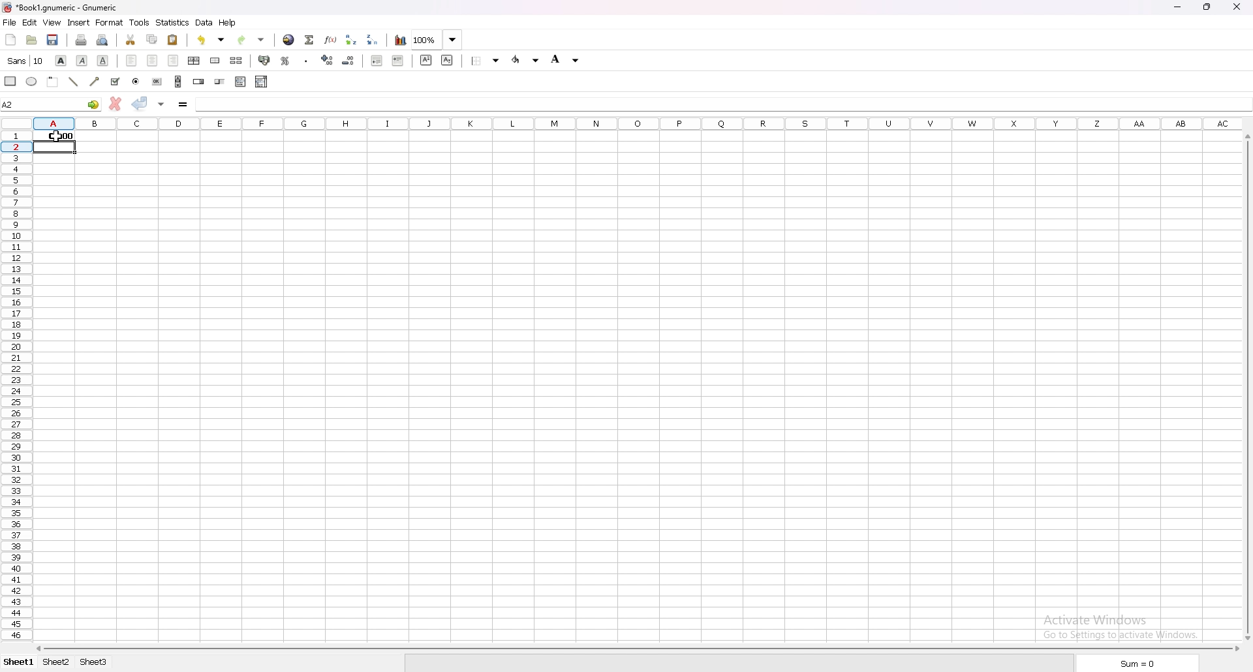 The width and height of the screenshot is (1253, 672). What do you see at coordinates (1136, 663) in the screenshot?
I see `sum` at bounding box center [1136, 663].